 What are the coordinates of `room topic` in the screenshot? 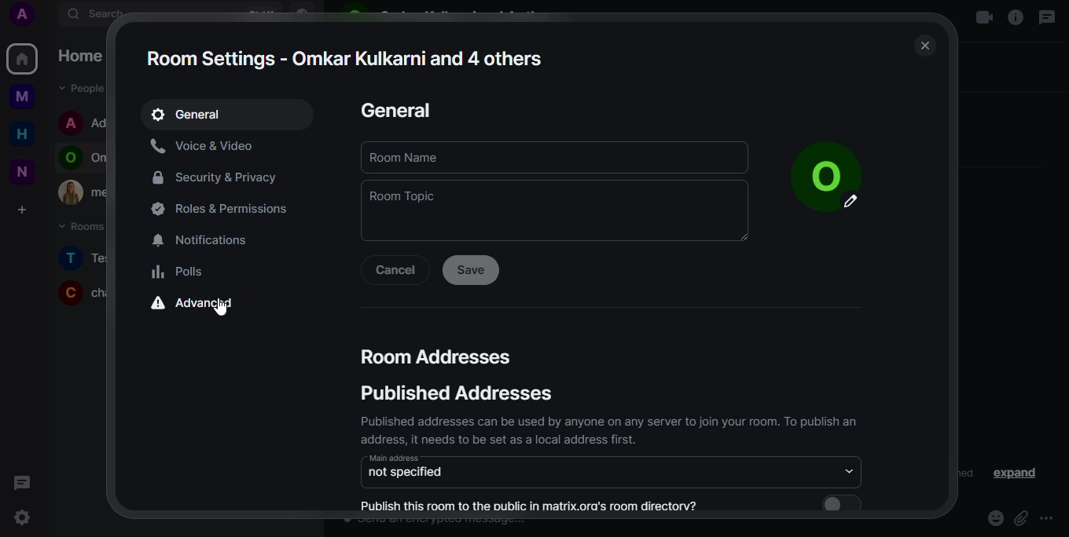 It's located at (428, 199).